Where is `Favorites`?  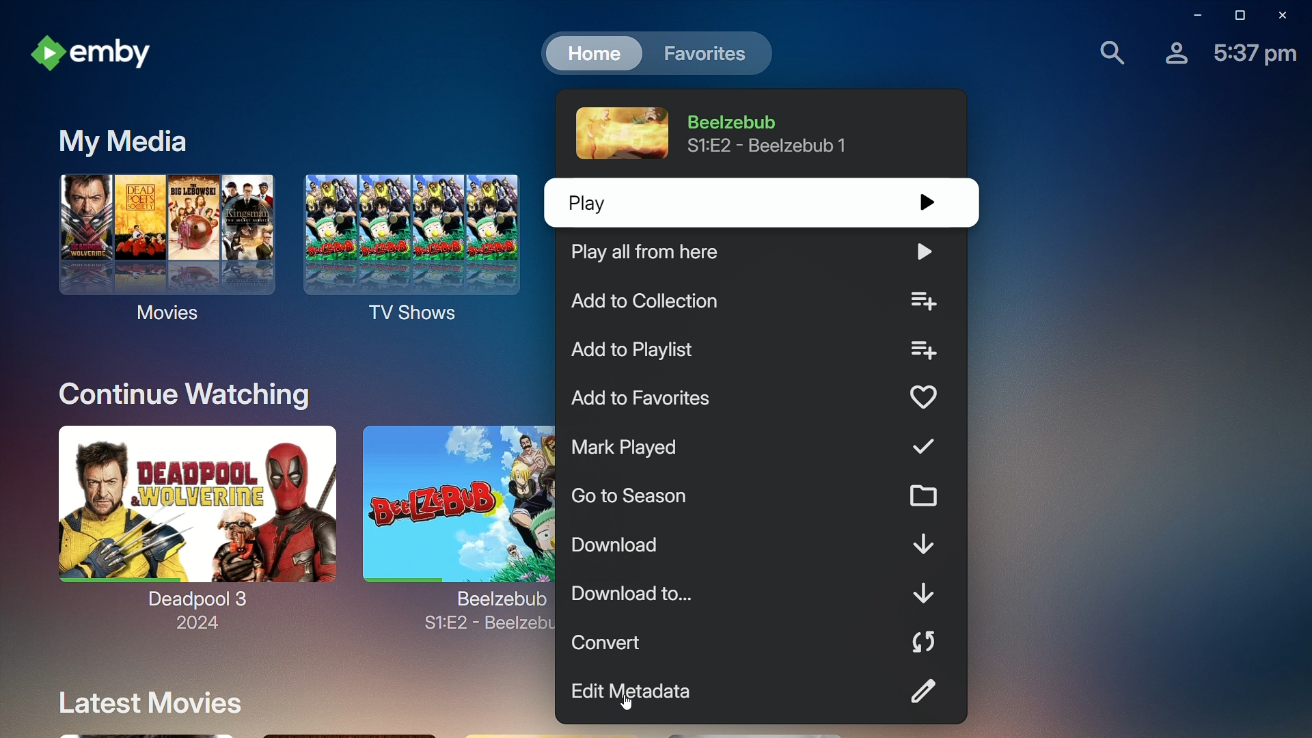 Favorites is located at coordinates (705, 55).